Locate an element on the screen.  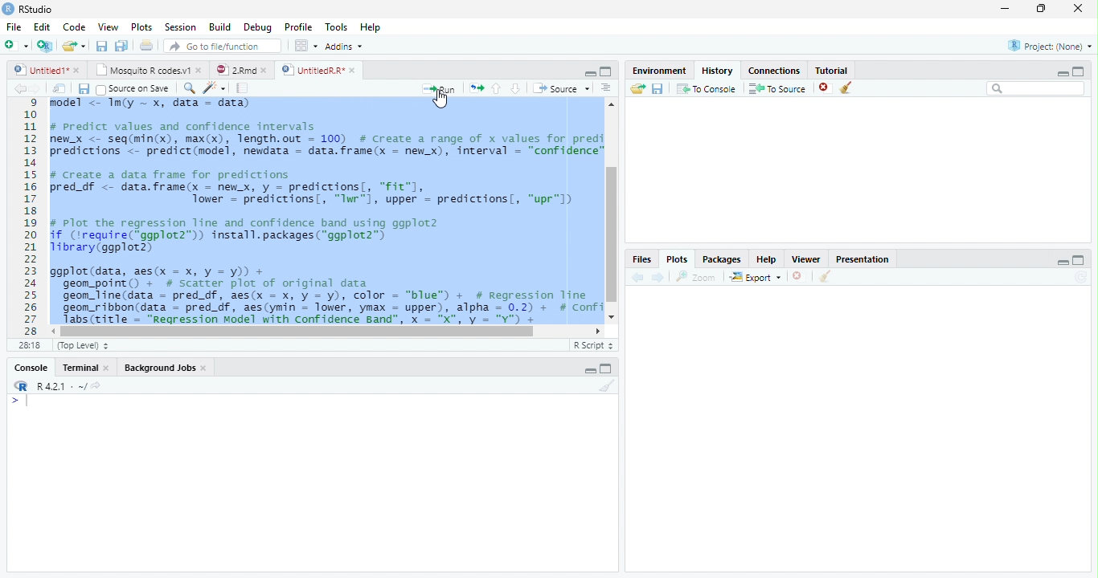
R studio is located at coordinates (31, 9).